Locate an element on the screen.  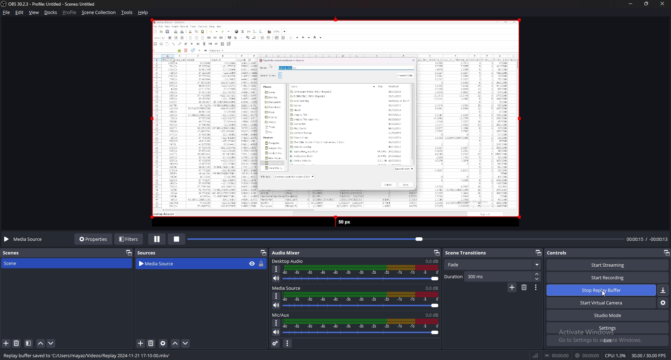
options is located at coordinates (277, 296).